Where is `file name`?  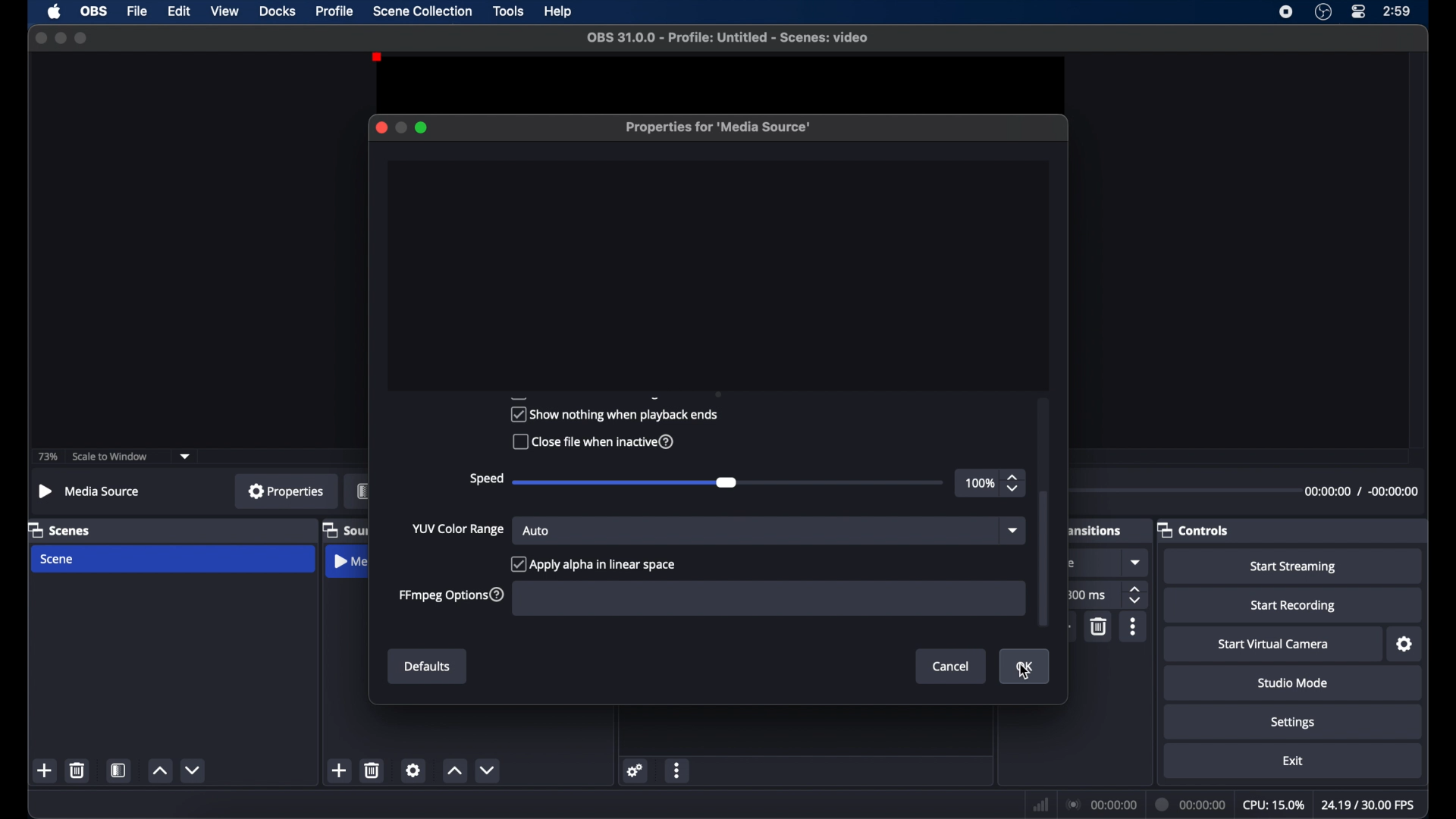 file name is located at coordinates (729, 38).